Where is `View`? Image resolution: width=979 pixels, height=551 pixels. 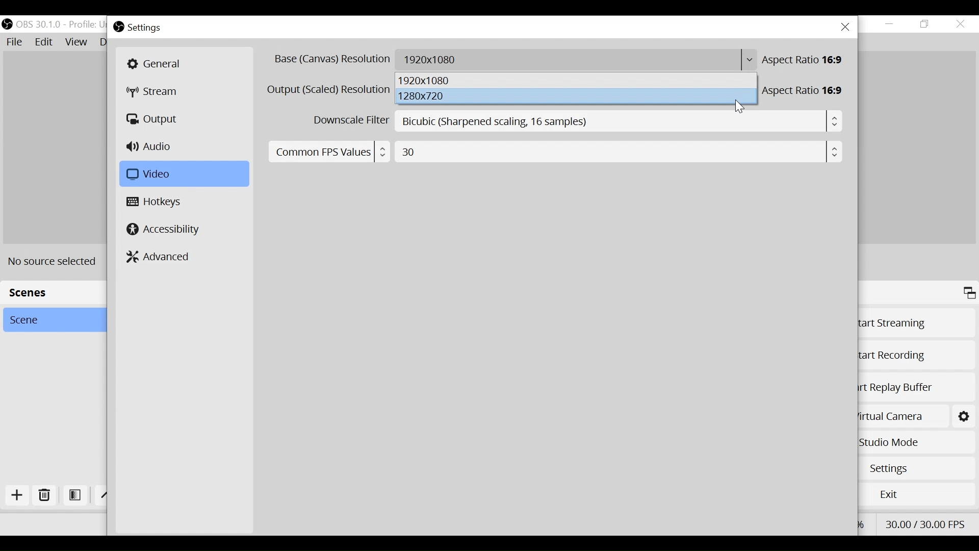 View is located at coordinates (76, 42).